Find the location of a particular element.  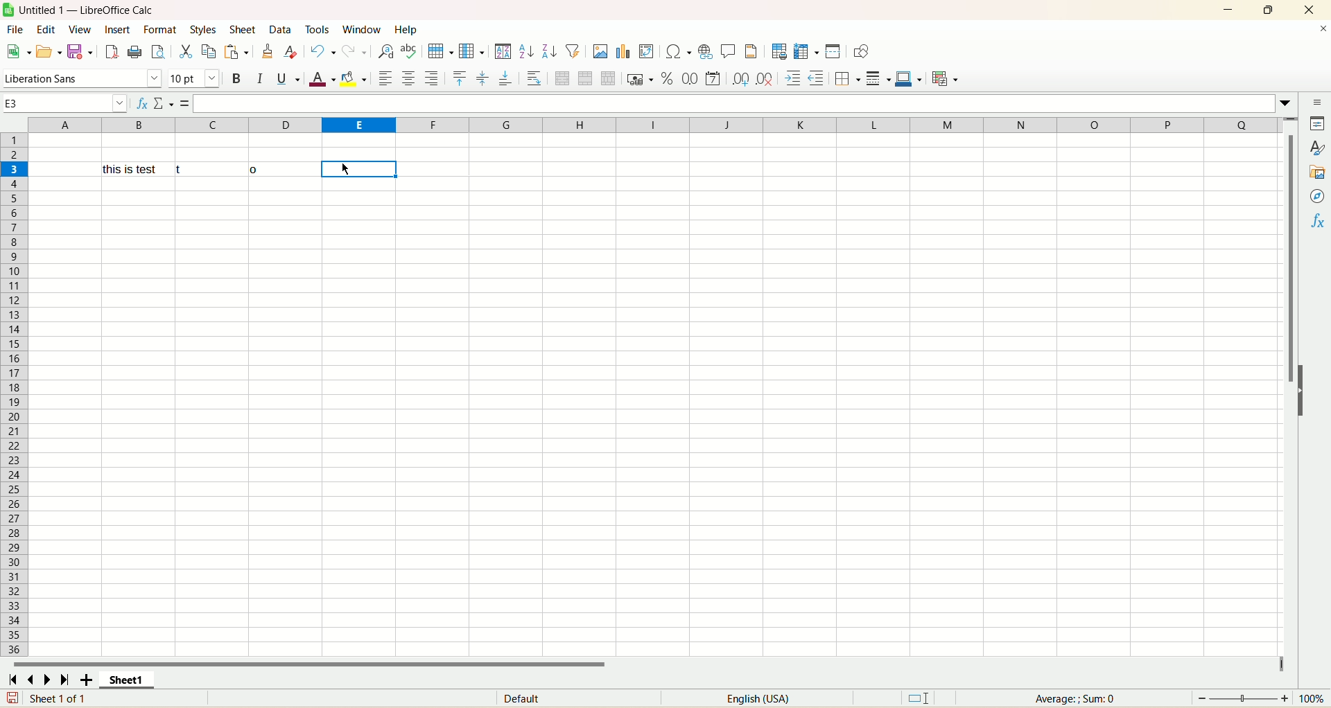

view is located at coordinates (80, 29).